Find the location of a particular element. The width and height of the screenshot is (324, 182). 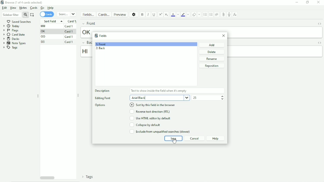

cursor is located at coordinates (174, 142).